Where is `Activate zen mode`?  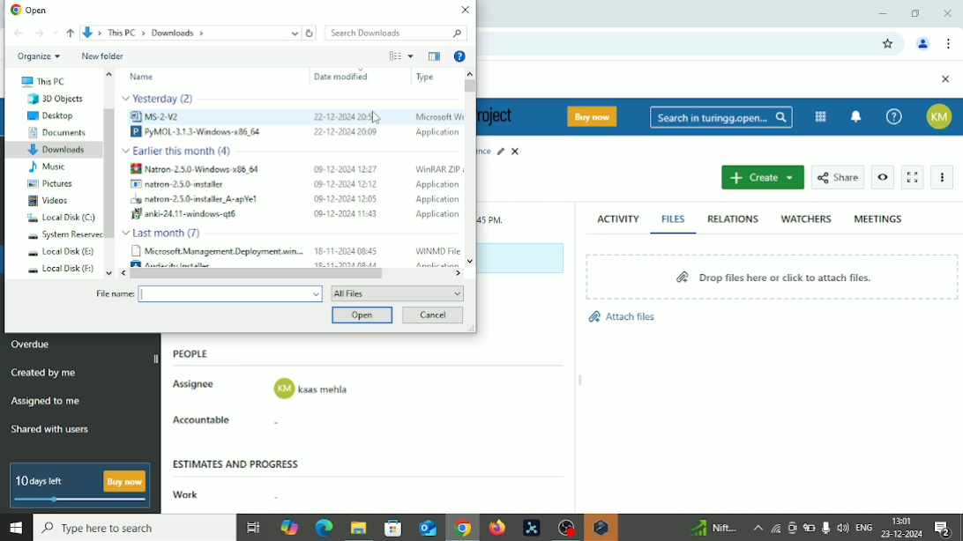
Activate zen mode is located at coordinates (913, 178).